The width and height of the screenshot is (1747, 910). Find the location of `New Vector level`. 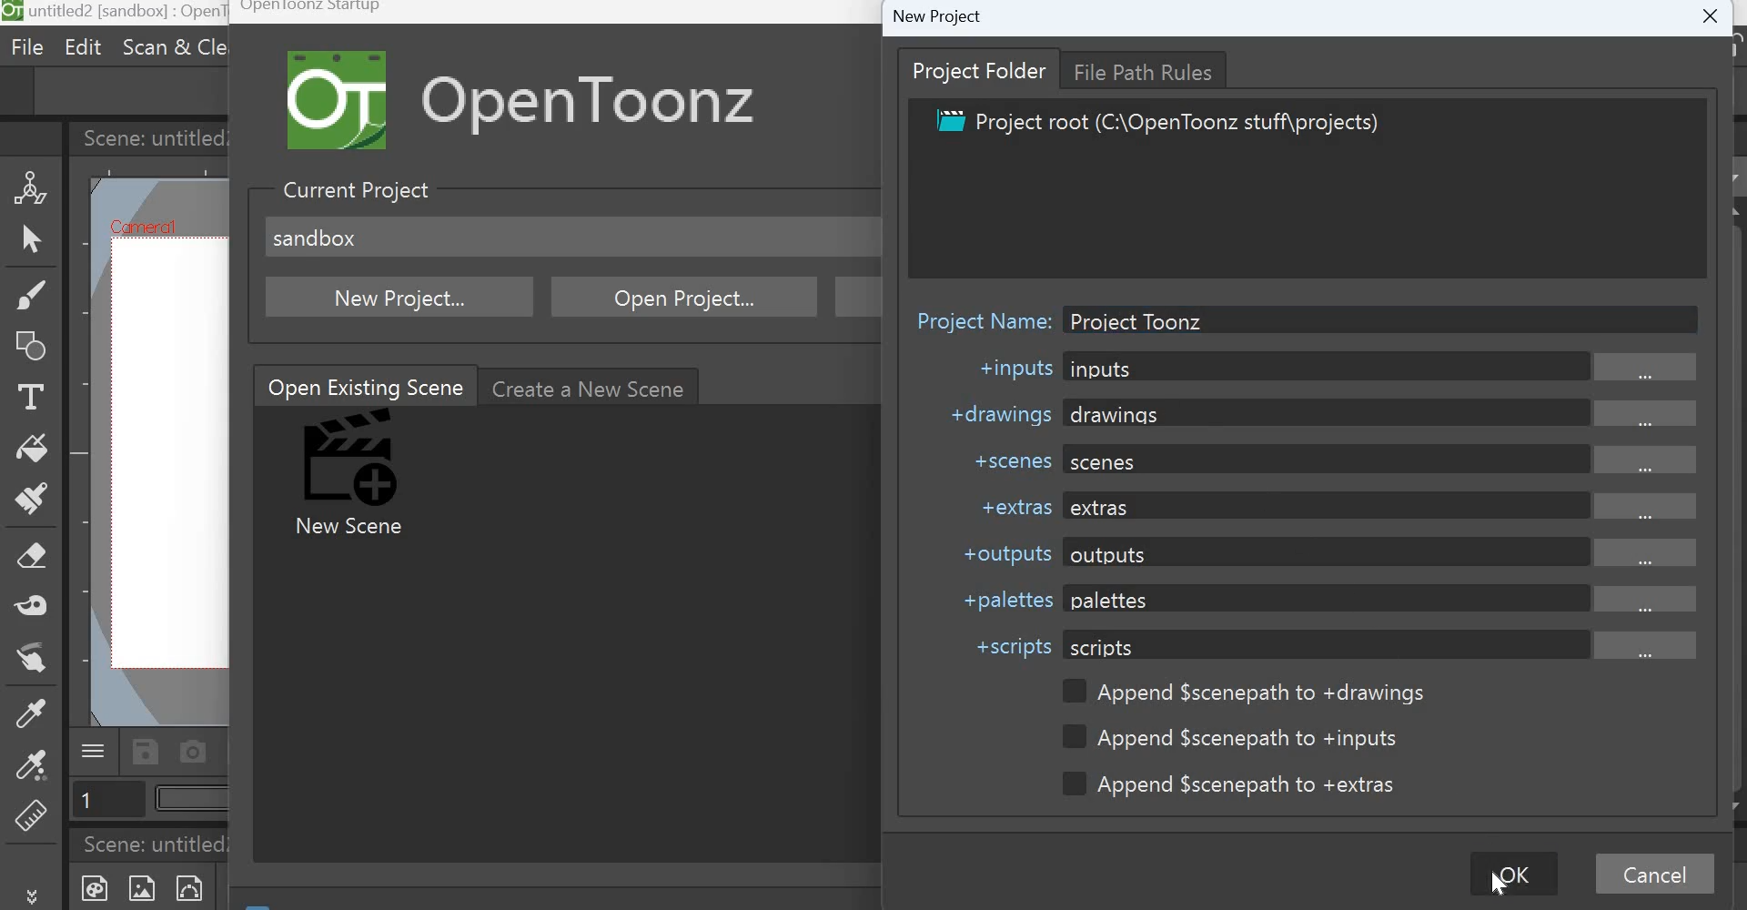

New Vector level is located at coordinates (198, 886).